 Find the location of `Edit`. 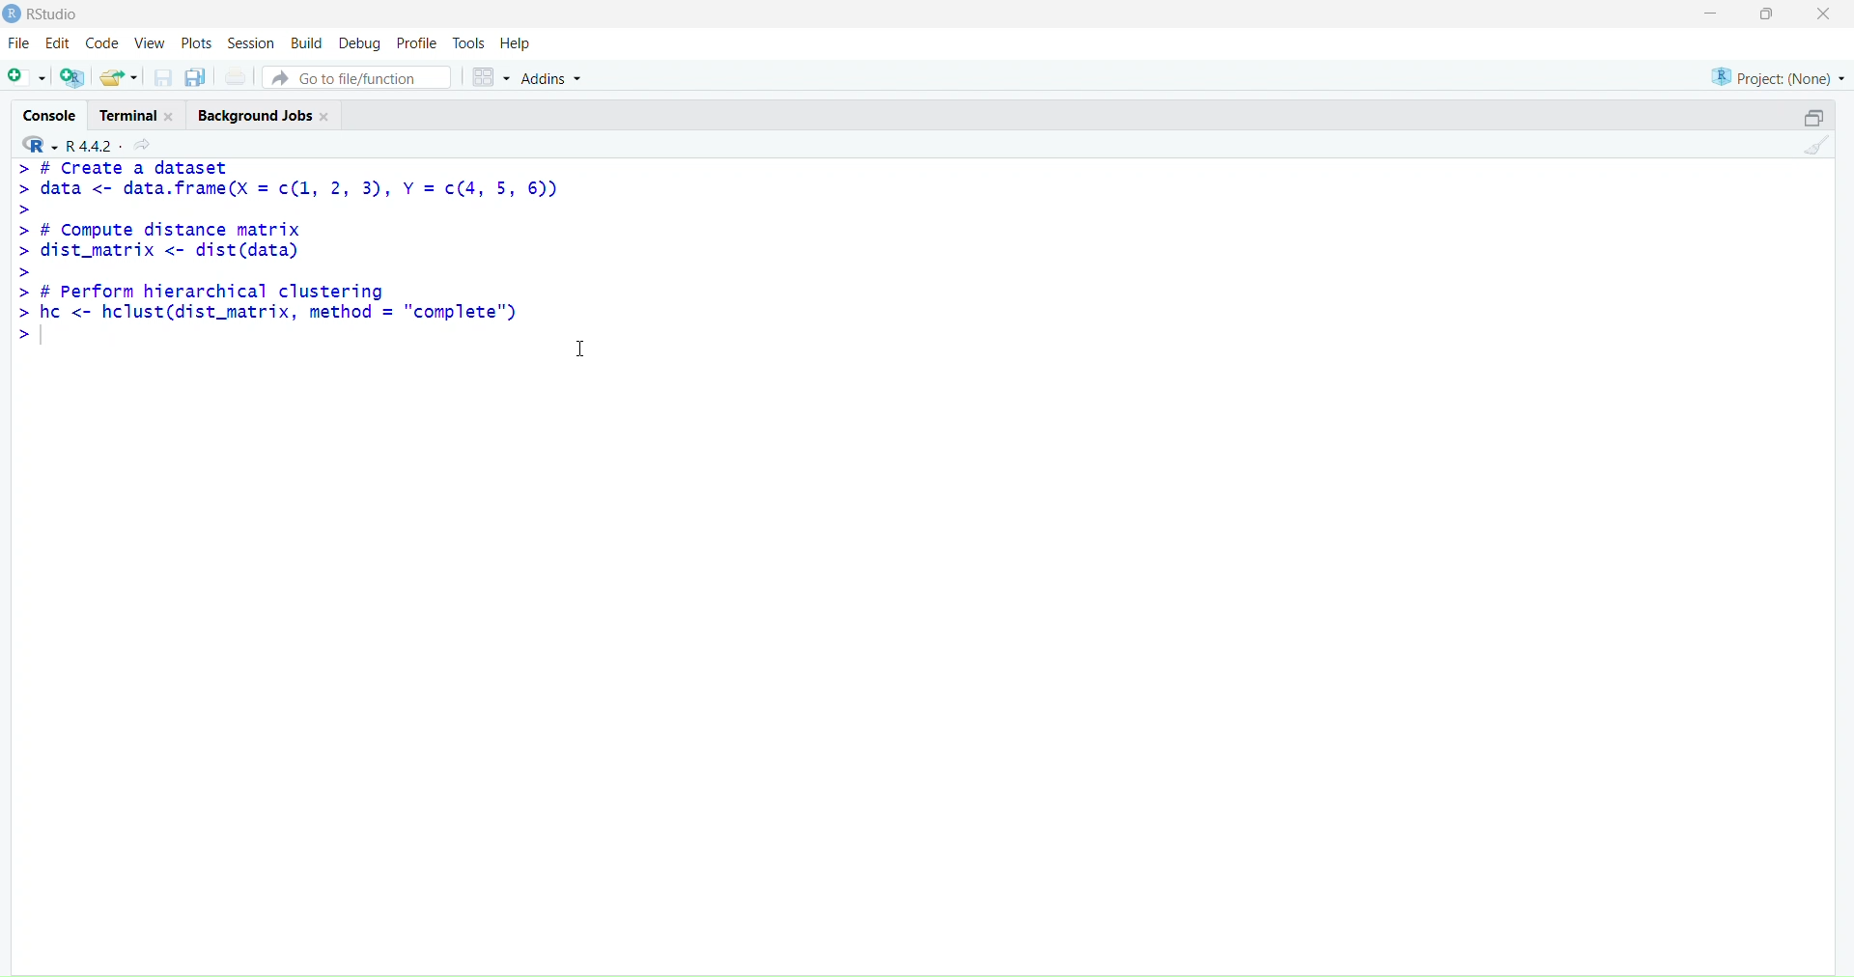

Edit is located at coordinates (61, 42).